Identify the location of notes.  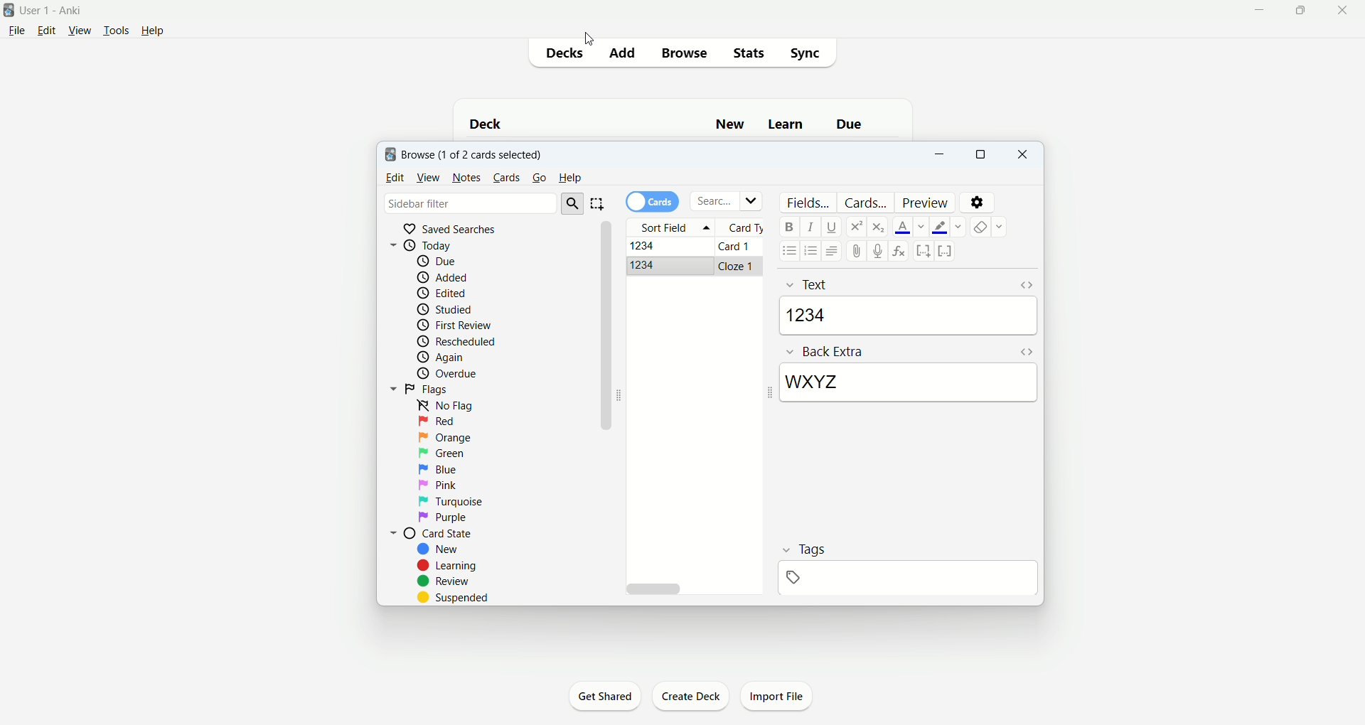
(469, 177).